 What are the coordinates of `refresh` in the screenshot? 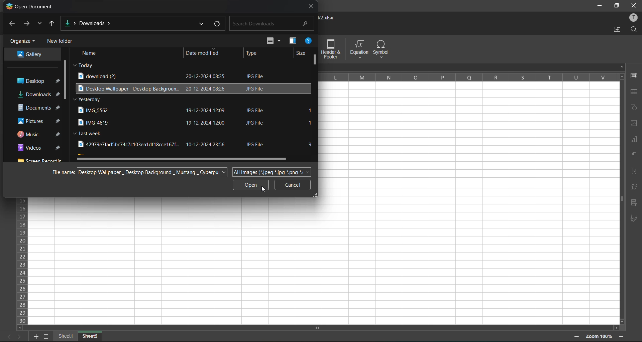 It's located at (217, 25).